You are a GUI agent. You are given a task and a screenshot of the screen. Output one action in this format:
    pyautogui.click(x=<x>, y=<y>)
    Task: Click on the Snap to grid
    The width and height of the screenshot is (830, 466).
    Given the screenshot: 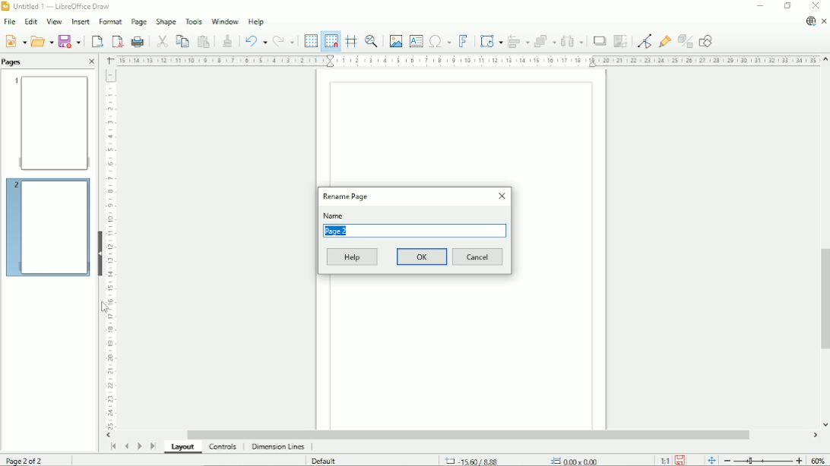 What is the action you would take?
    pyautogui.click(x=330, y=41)
    